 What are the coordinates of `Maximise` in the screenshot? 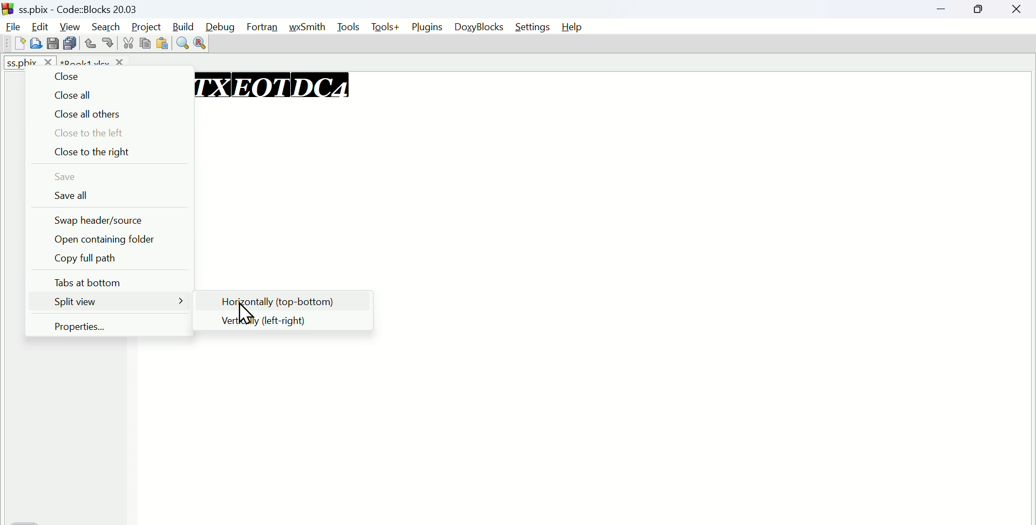 It's located at (981, 10).